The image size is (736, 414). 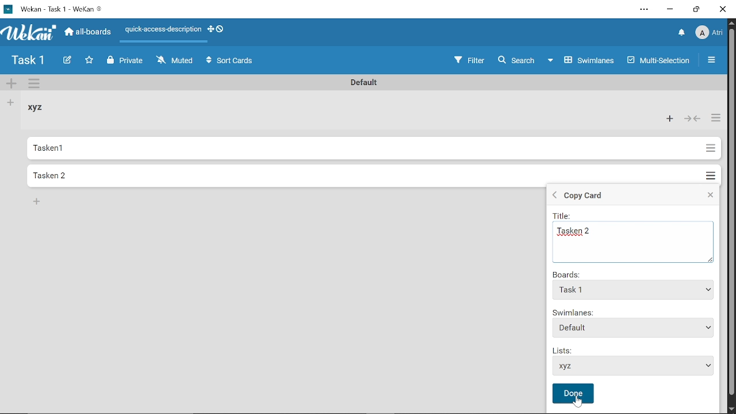 What do you see at coordinates (691, 119) in the screenshot?
I see `Collapse` at bounding box center [691, 119].